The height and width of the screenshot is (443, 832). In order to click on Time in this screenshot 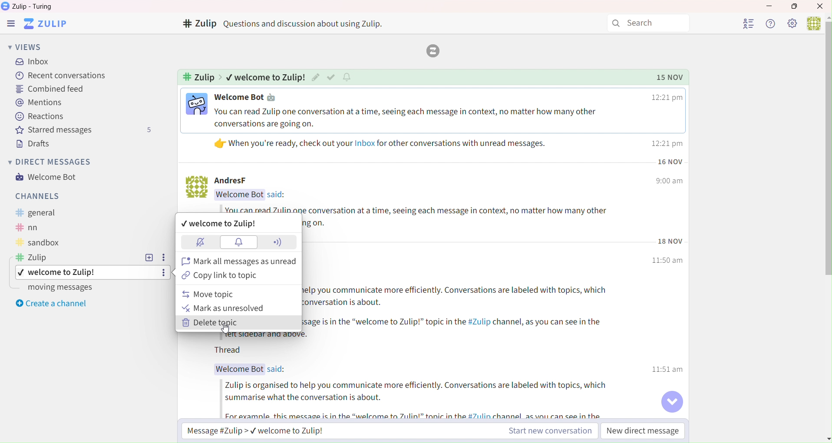, I will do `click(671, 241)`.